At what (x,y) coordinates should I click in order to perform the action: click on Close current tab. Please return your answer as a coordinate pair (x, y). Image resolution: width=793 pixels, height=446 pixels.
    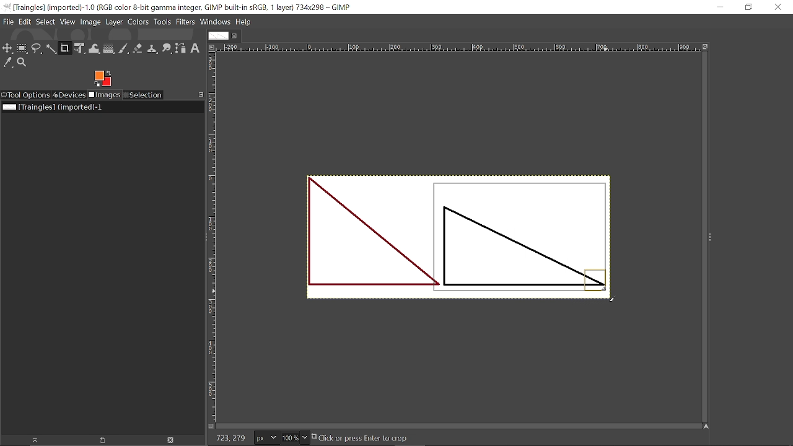
    Looking at the image, I should click on (235, 35).